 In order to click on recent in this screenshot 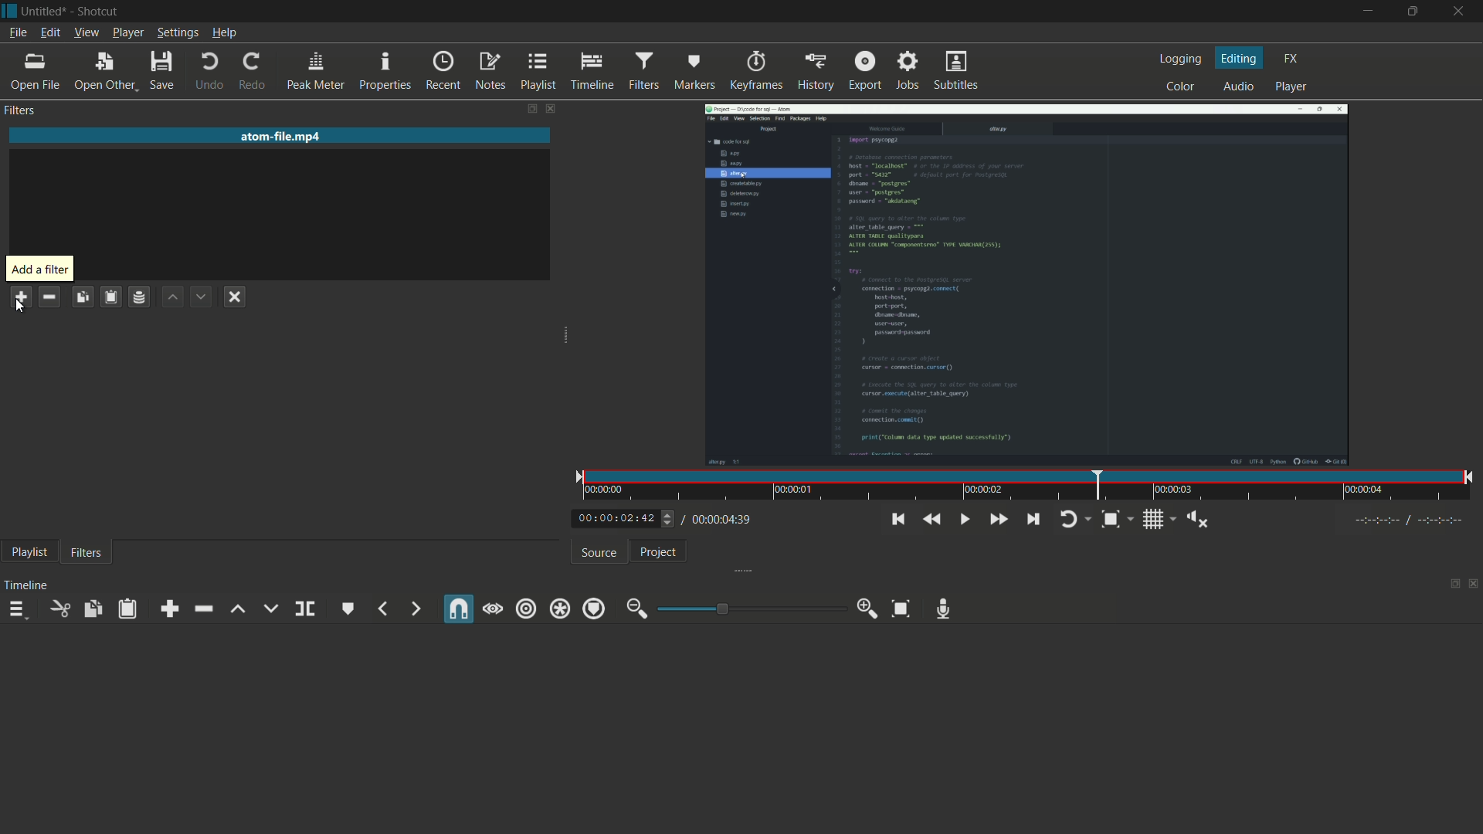, I will do `click(443, 71)`.